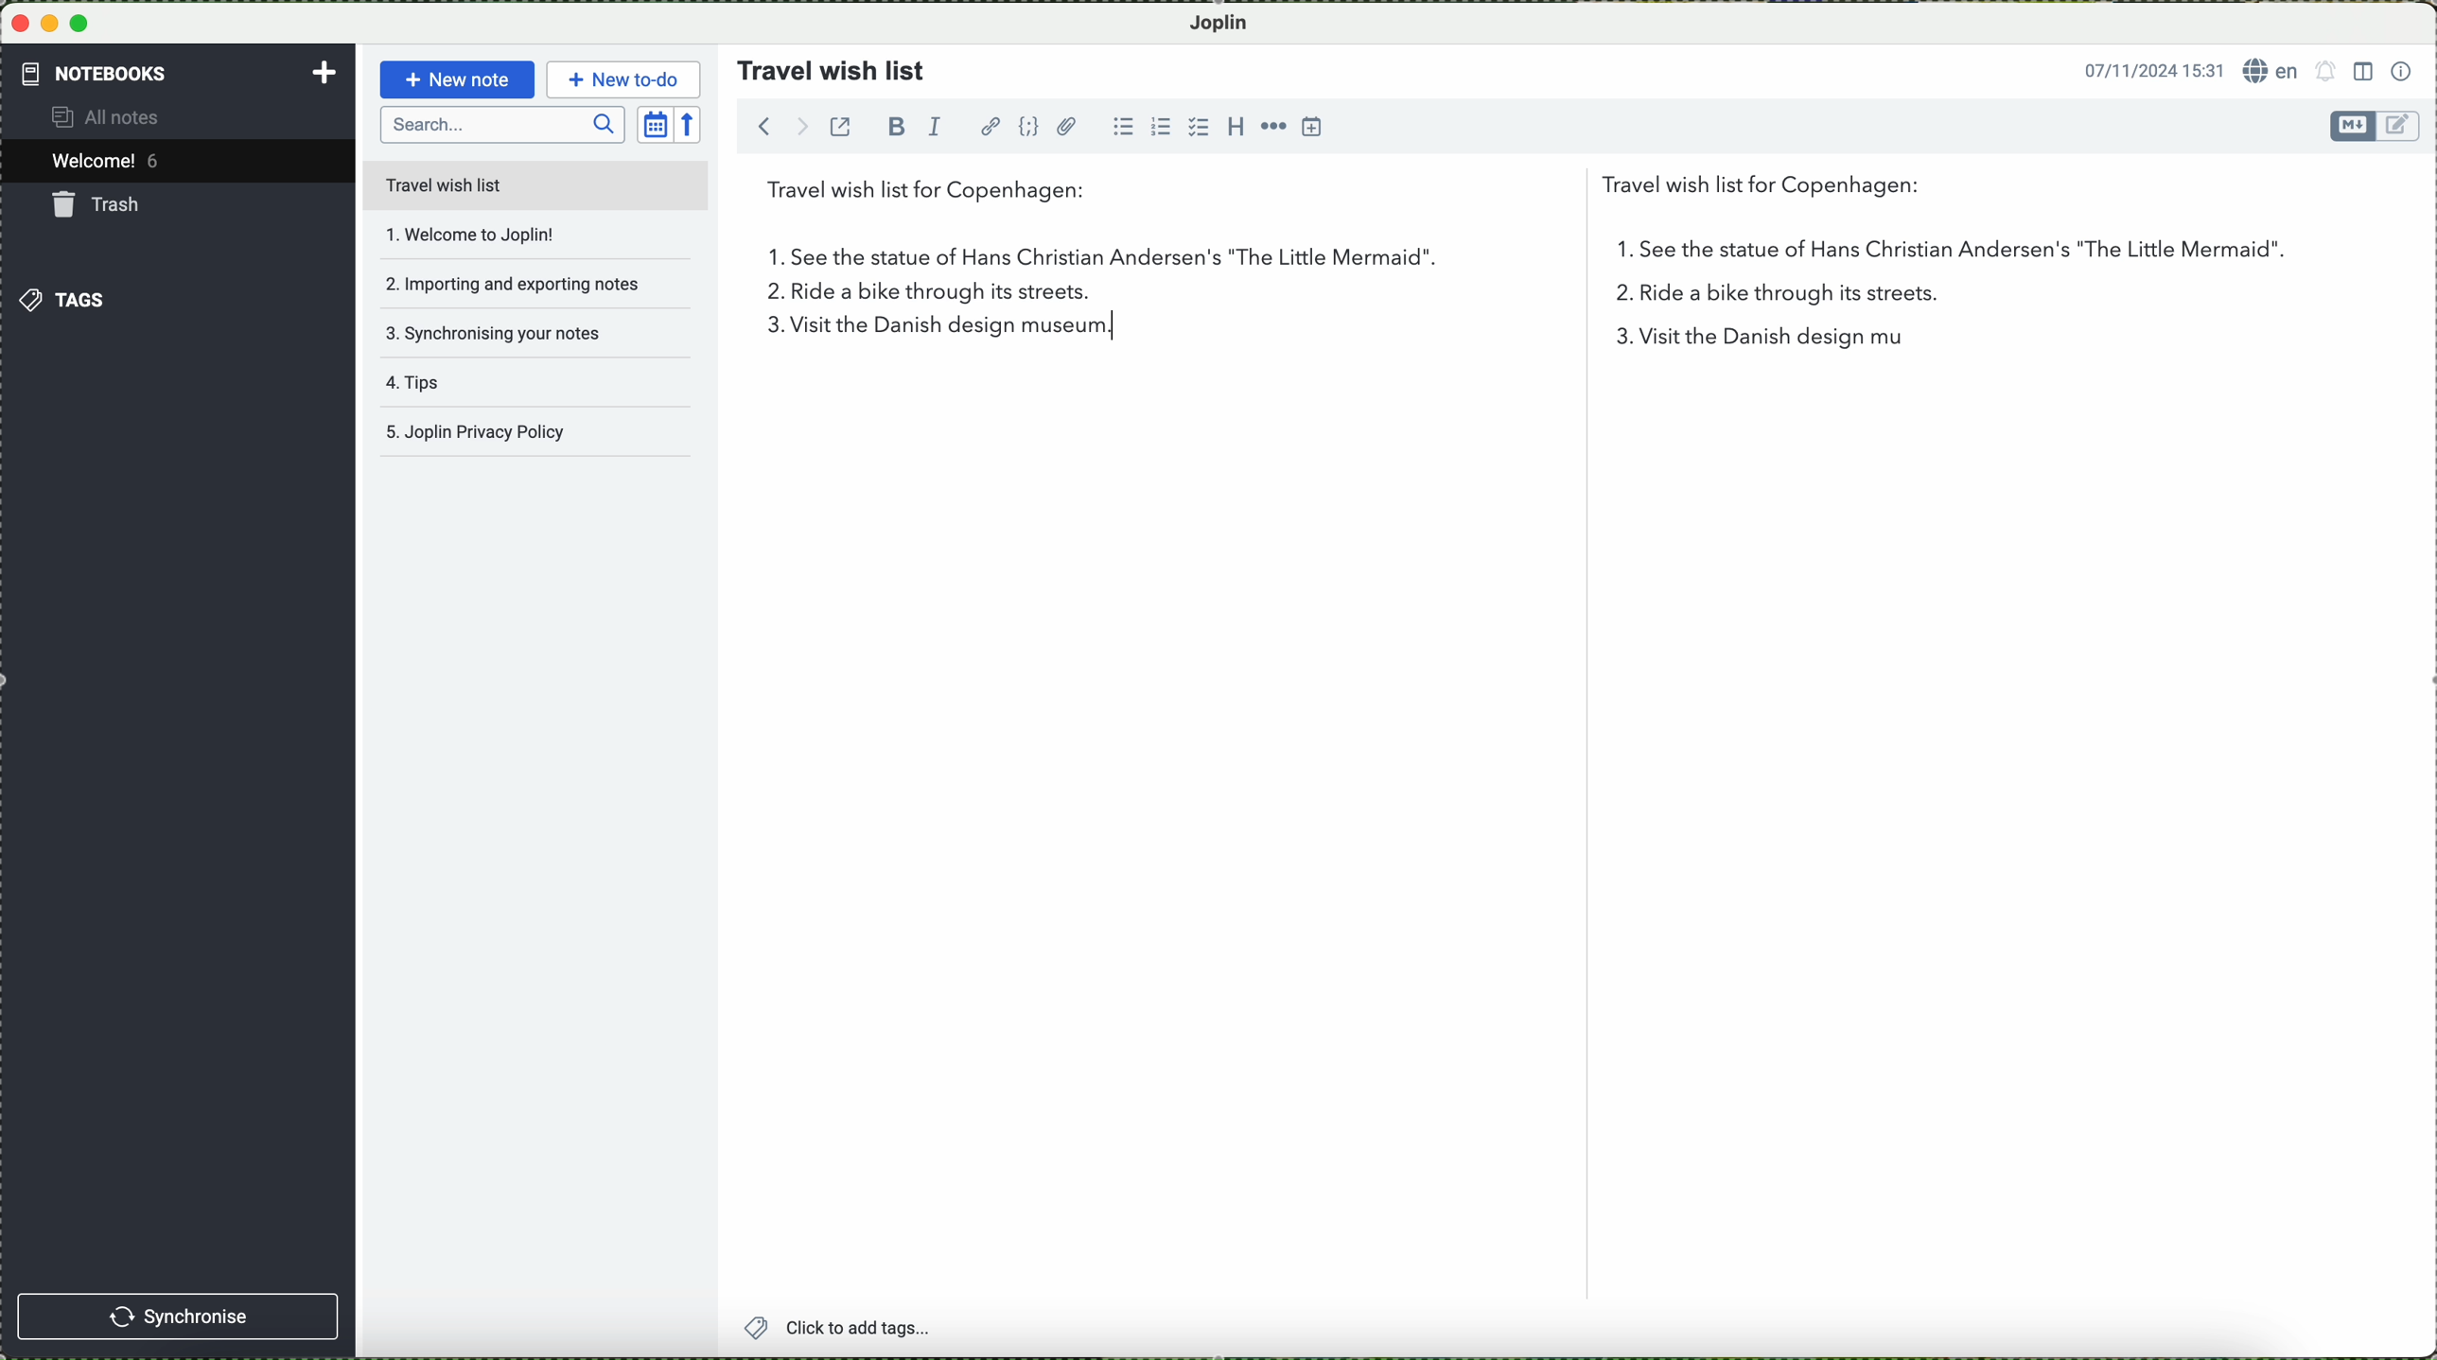 This screenshot has height=1360, width=2437. Describe the element at coordinates (2362, 72) in the screenshot. I see `toggle editor layout` at that location.